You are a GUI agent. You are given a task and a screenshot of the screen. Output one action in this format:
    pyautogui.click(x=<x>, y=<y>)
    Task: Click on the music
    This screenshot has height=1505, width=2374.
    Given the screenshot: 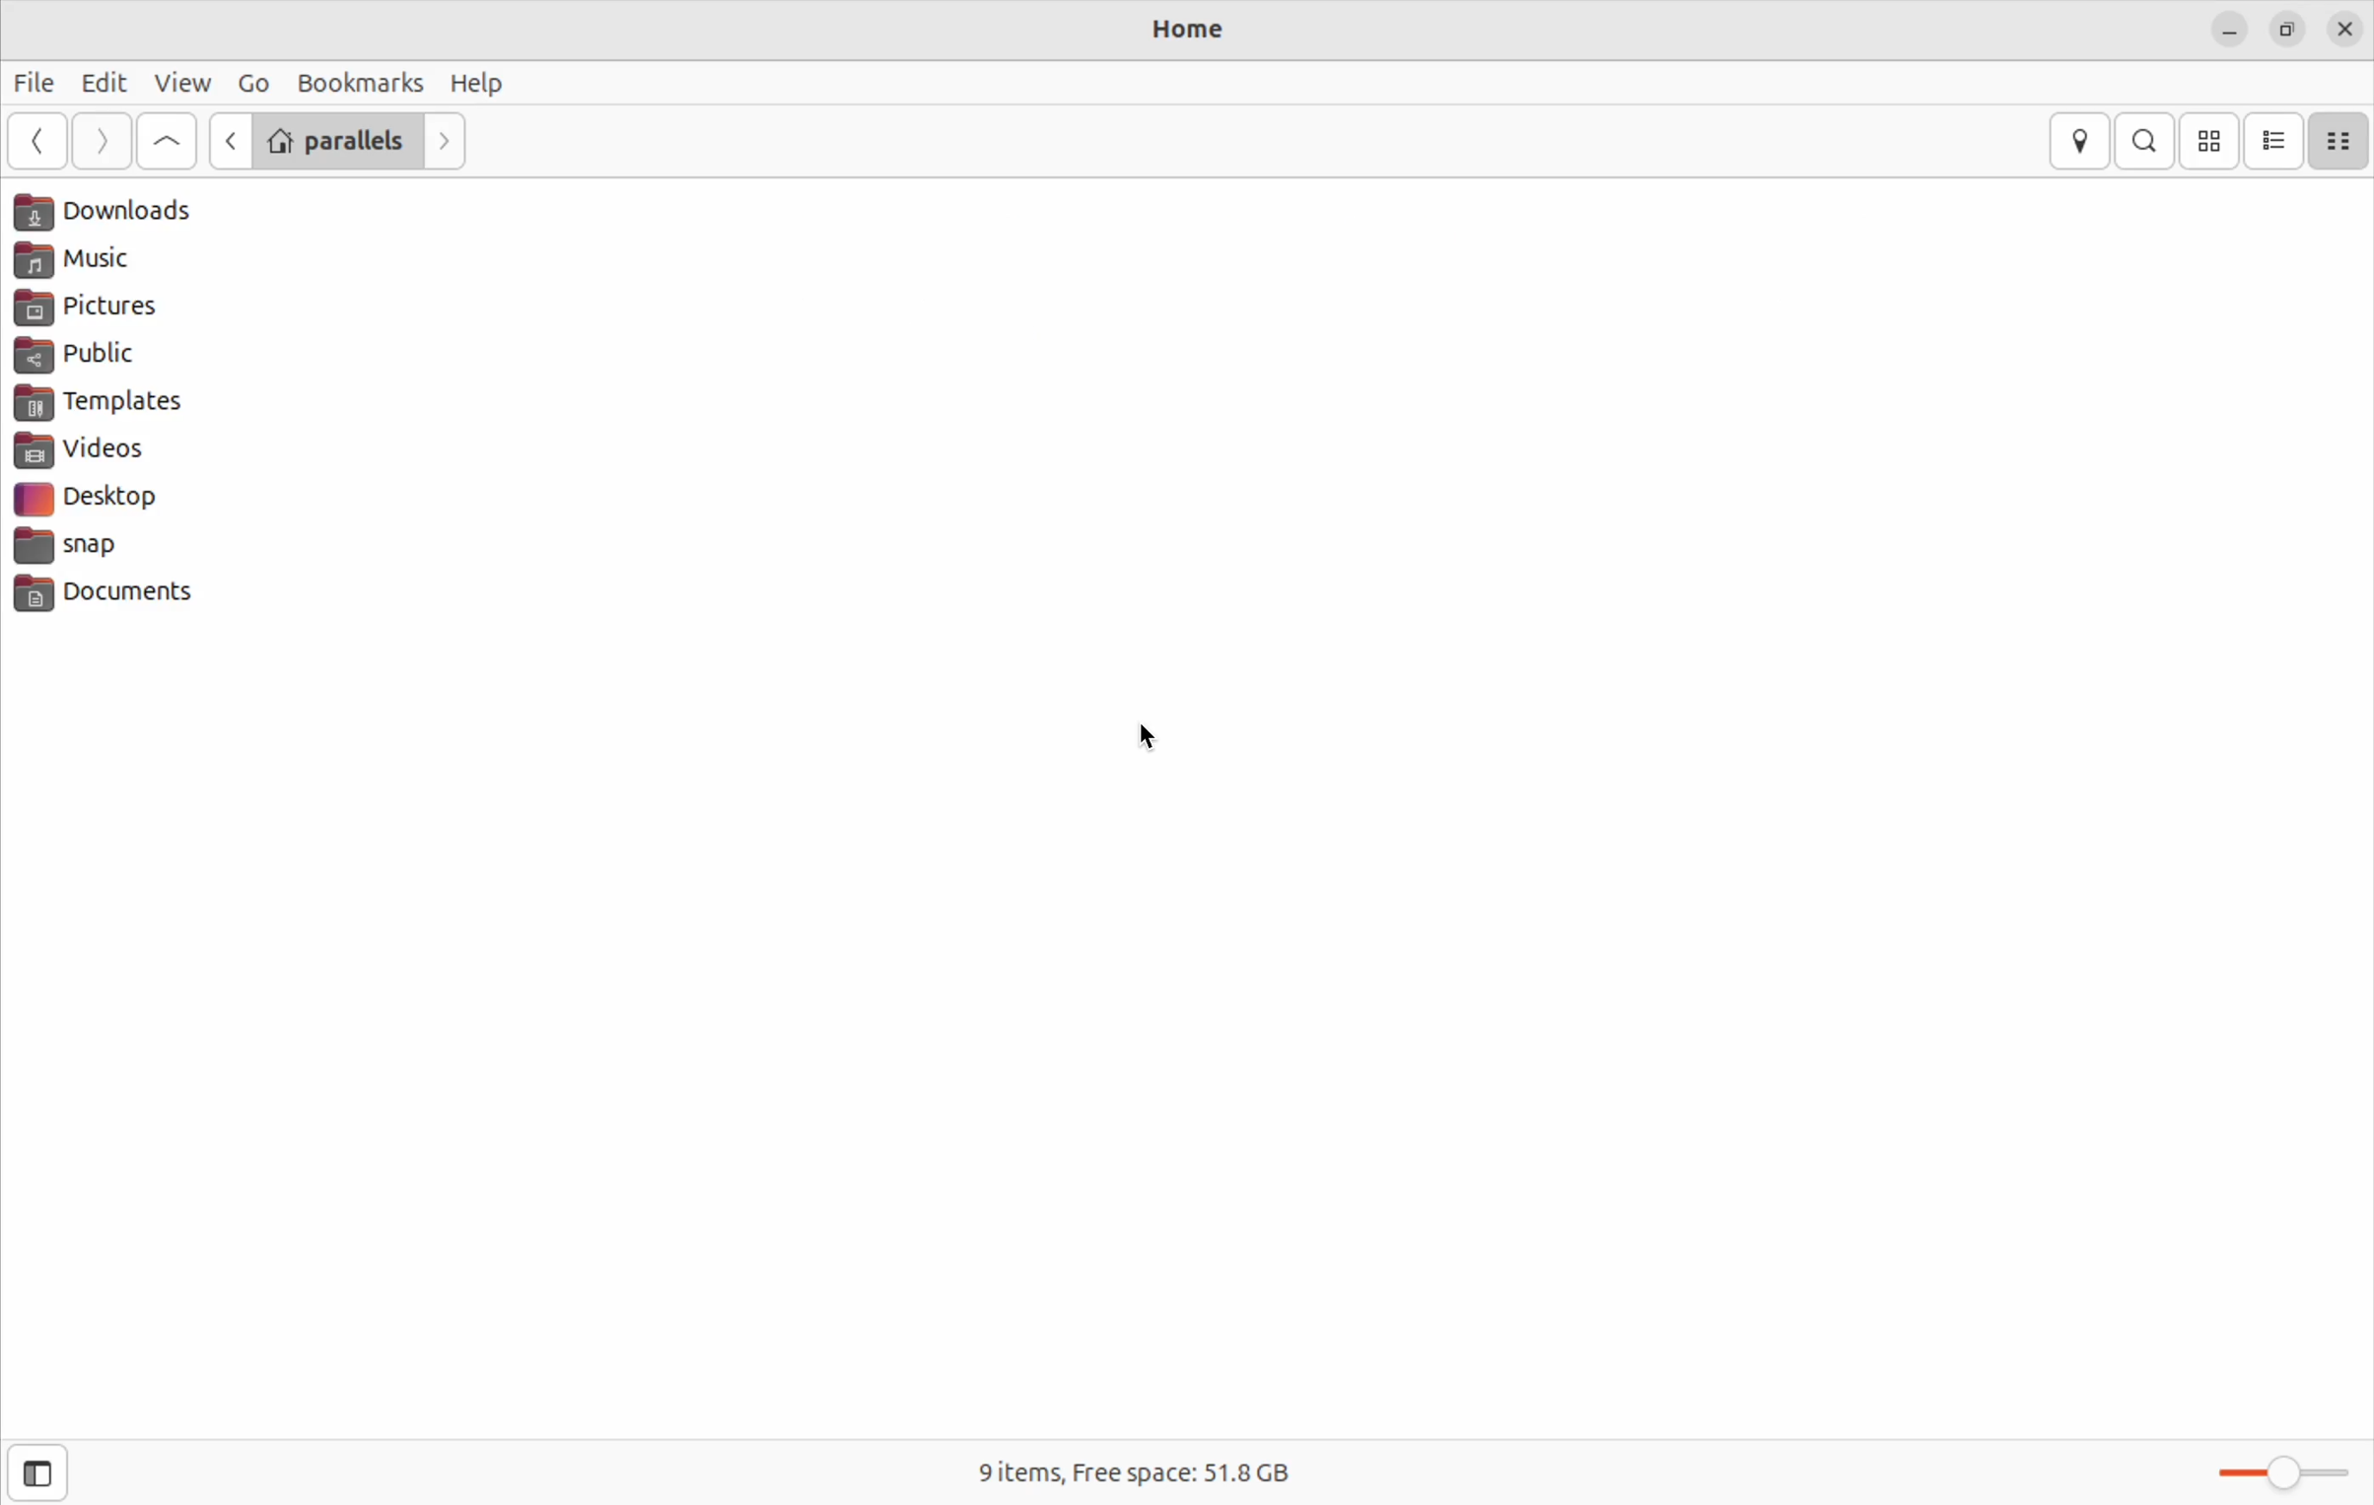 What is the action you would take?
    pyautogui.click(x=117, y=264)
    